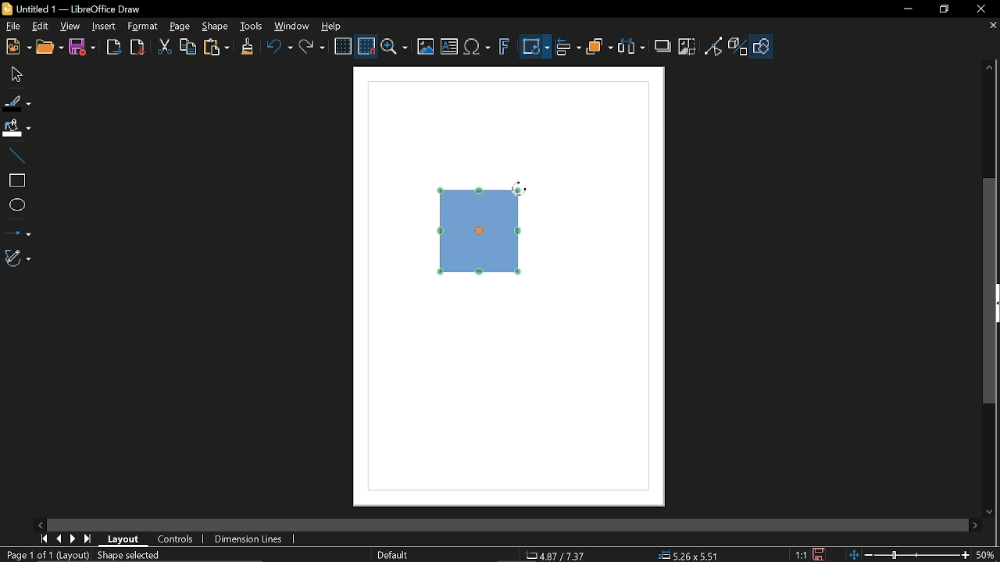 This screenshot has height=562, width=1000. What do you see at coordinates (687, 47) in the screenshot?
I see `Crop` at bounding box center [687, 47].